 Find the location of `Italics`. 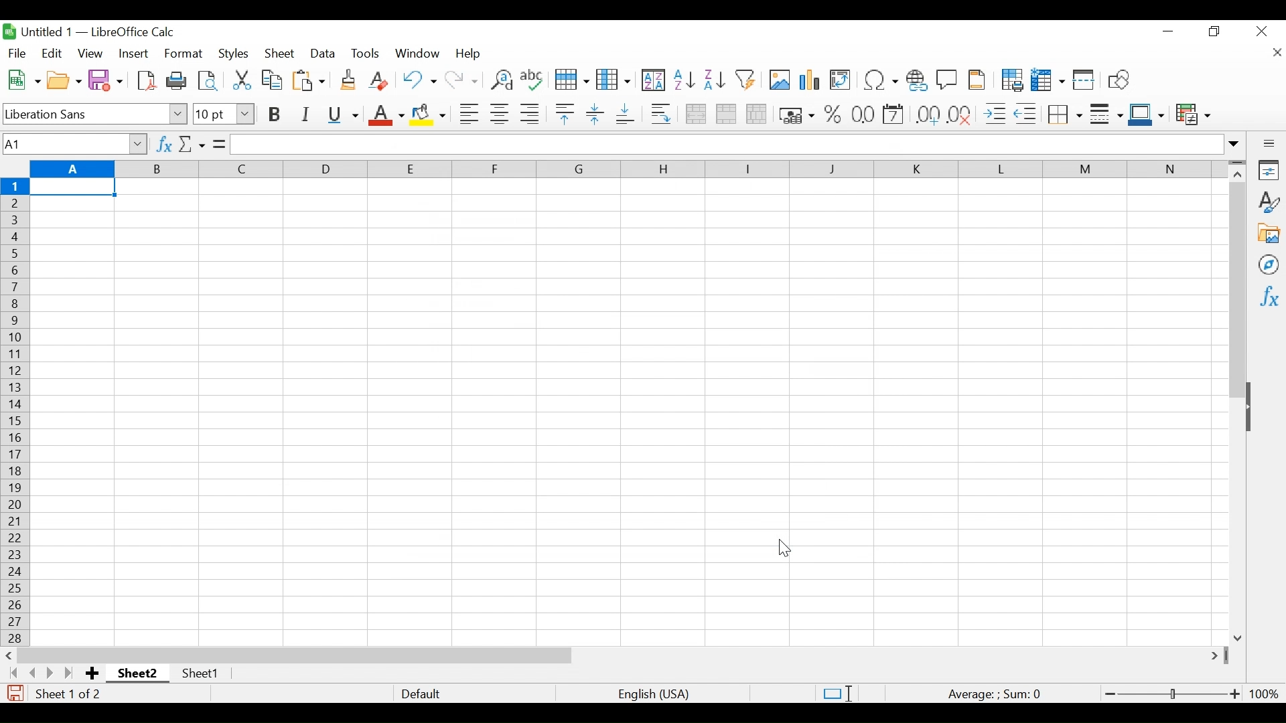

Italics is located at coordinates (304, 114).